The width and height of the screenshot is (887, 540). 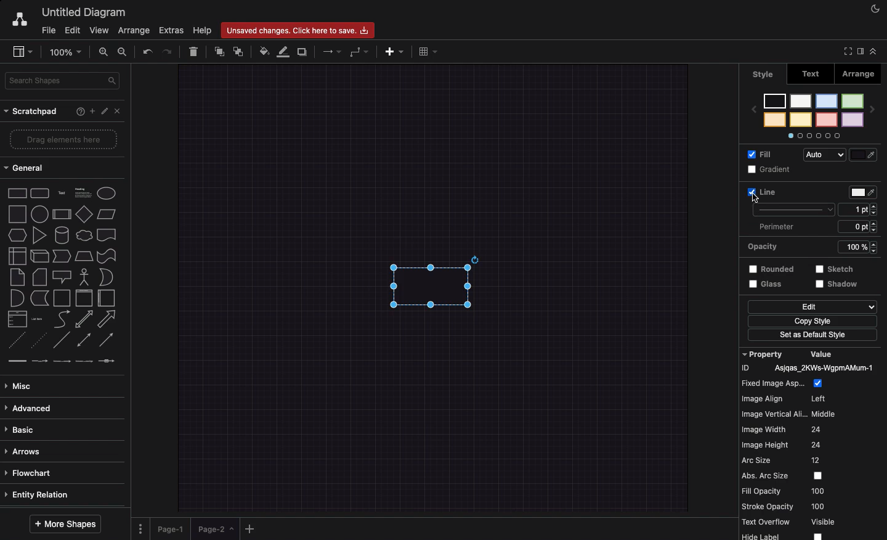 What do you see at coordinates (140, 525) in the screenshot?
I see `Options` at bounding box center [140, 525].